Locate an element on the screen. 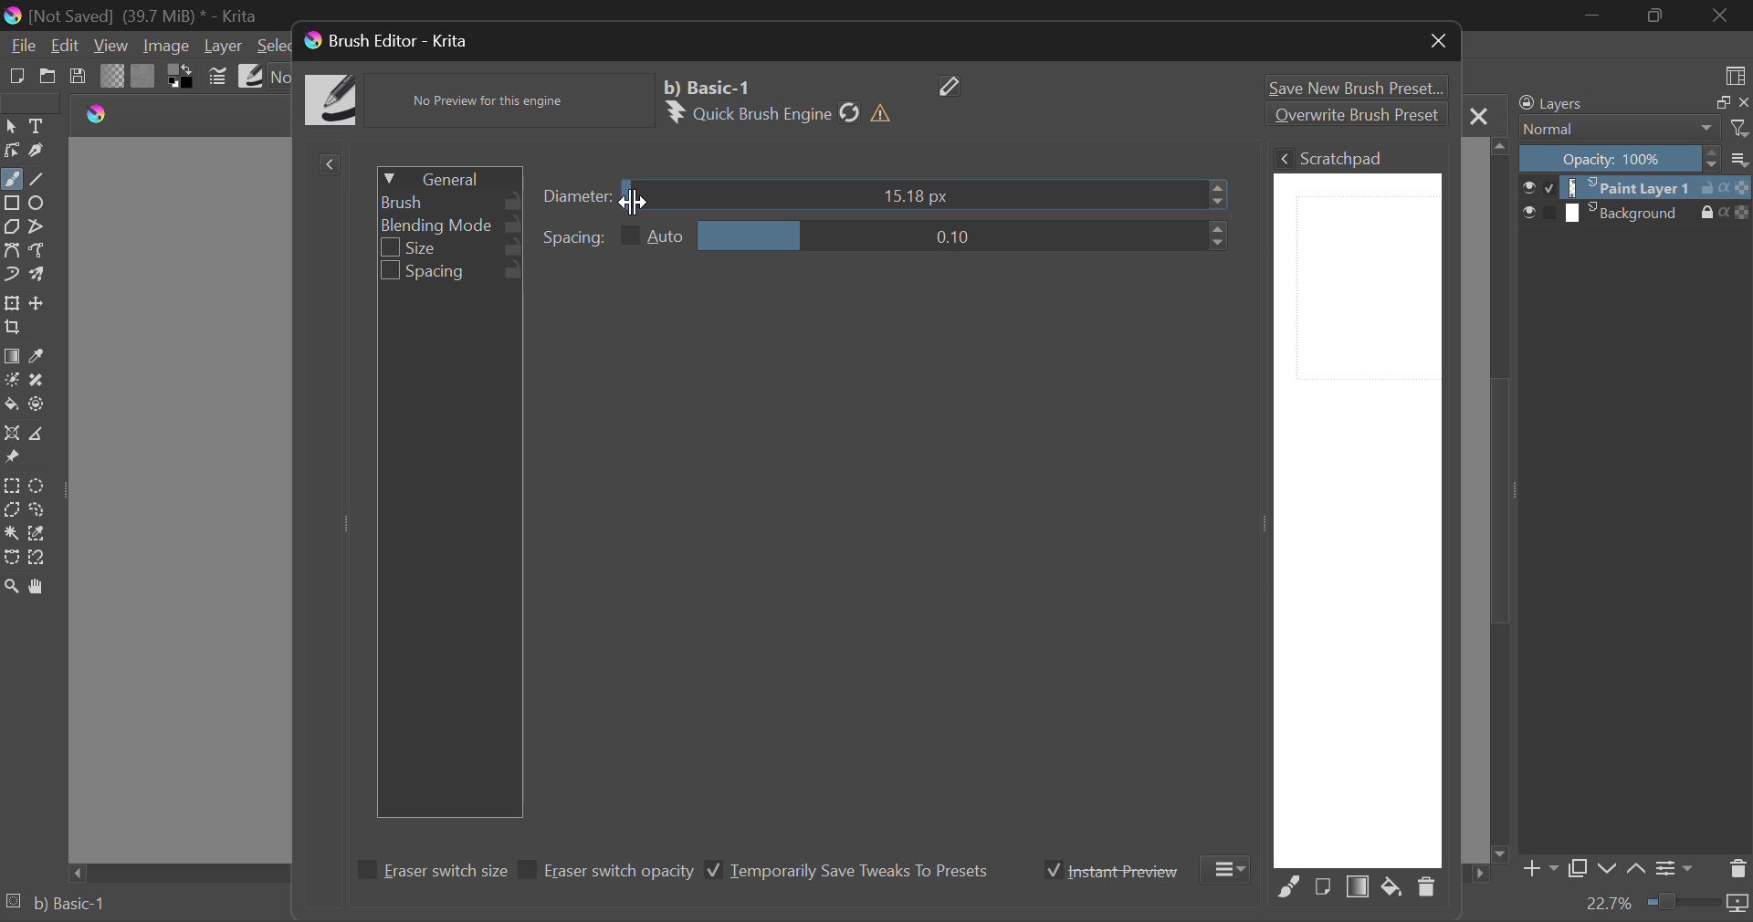 This screenshot has height=922, width=1753. Move Layer Down is located at coordinates (1606, 866).